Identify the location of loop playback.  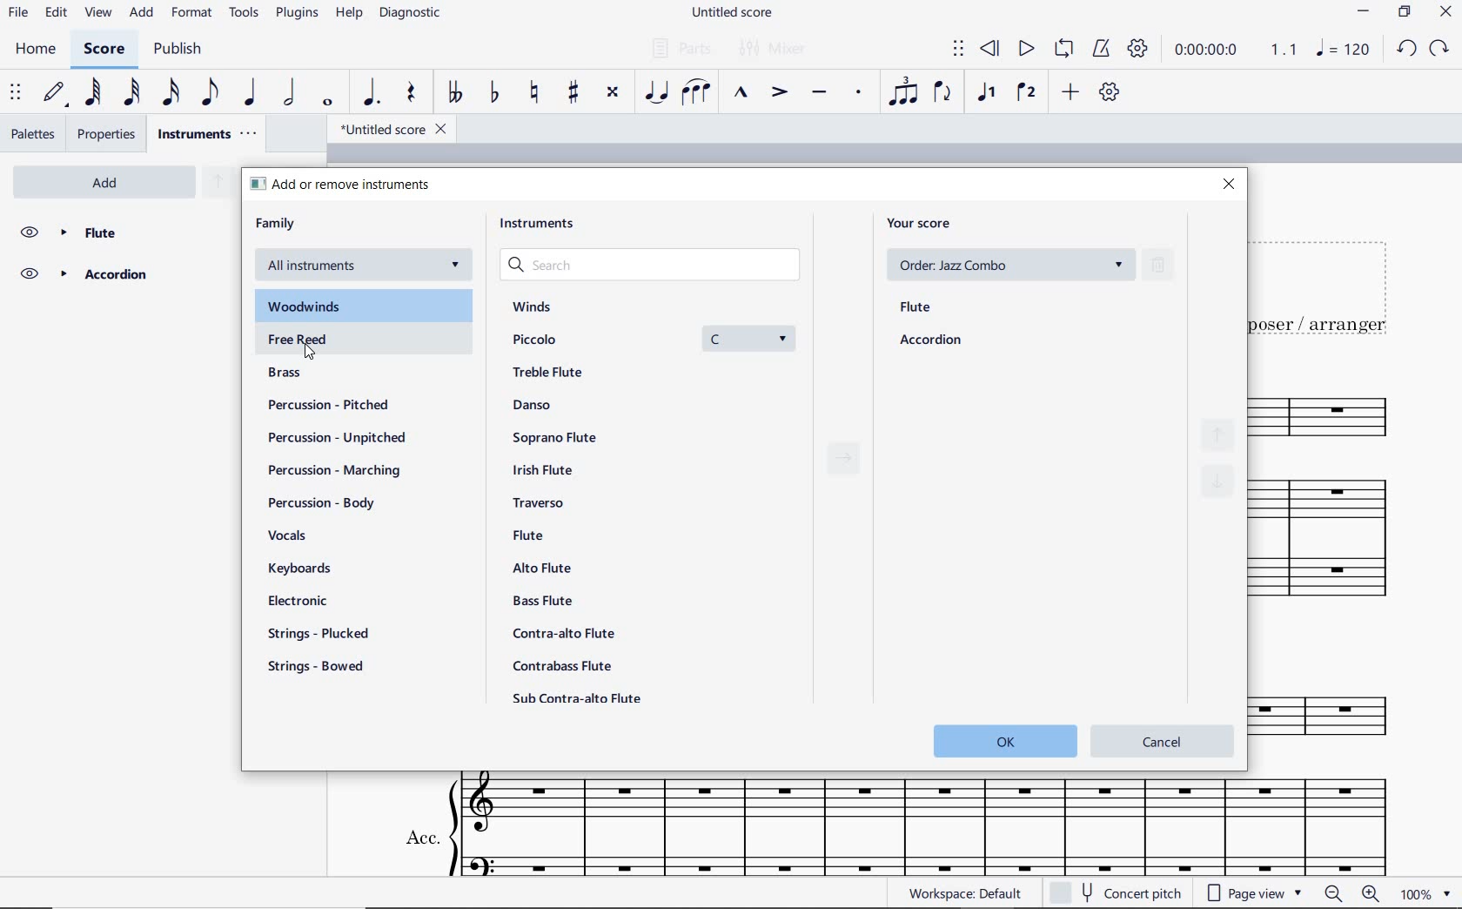
(1064, 50).